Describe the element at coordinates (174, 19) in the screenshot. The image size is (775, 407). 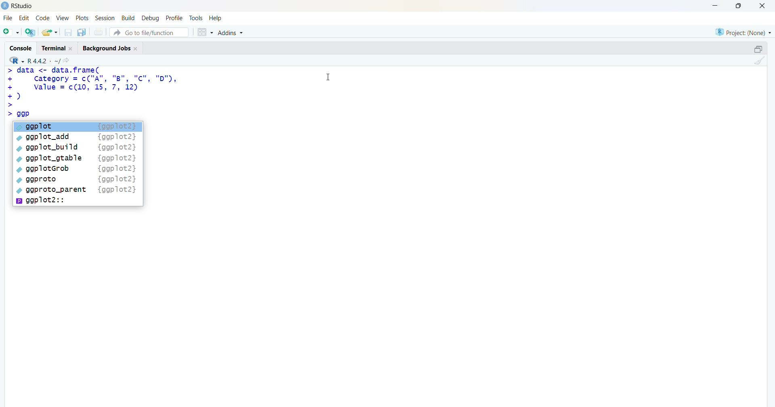
I see `profile` at that location.